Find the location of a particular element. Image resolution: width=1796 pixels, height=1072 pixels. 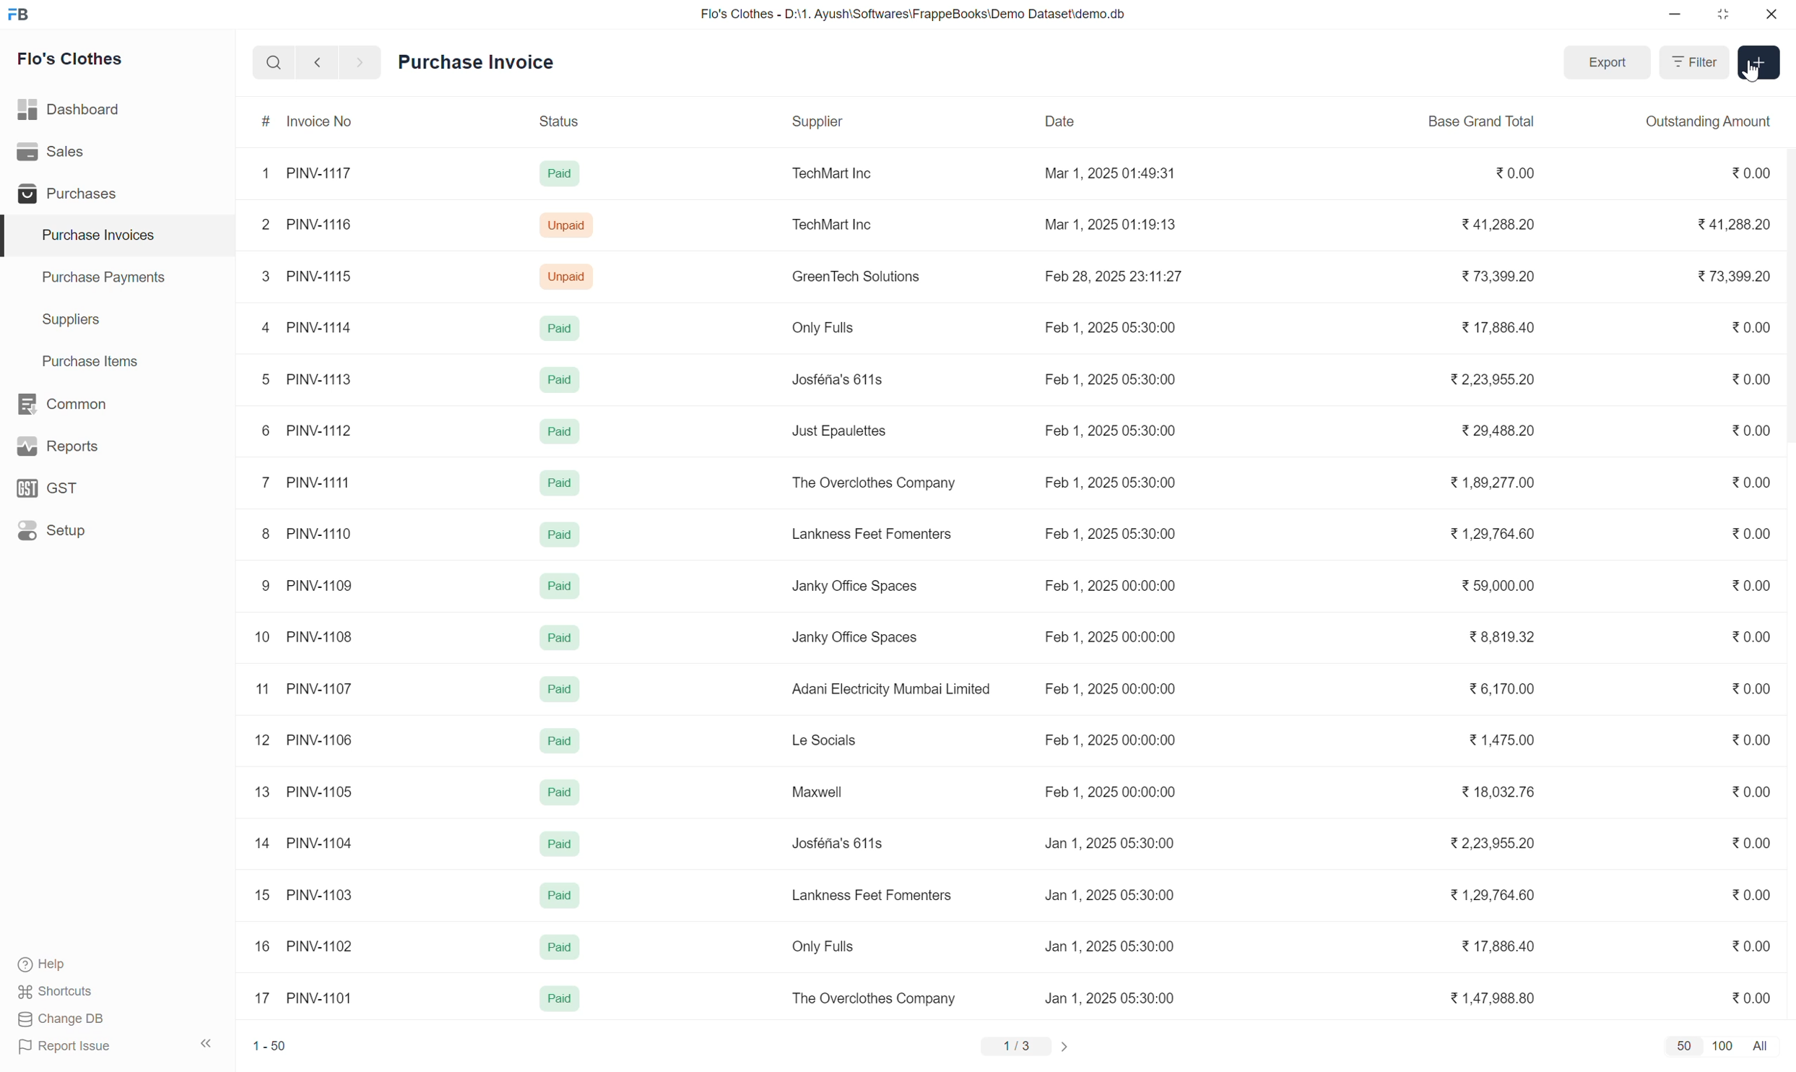

6,170.00 is located at coordinates (1501, 687).